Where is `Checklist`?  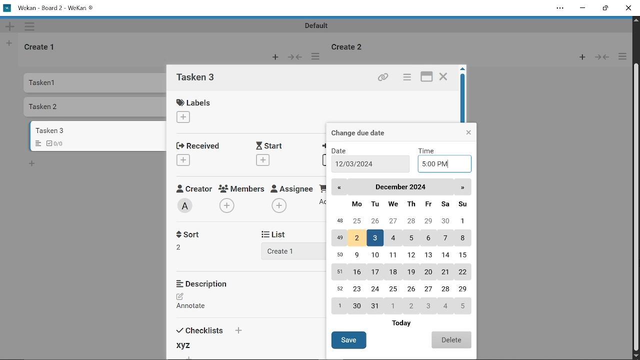
Checklist is located at coordinates (58, 143).